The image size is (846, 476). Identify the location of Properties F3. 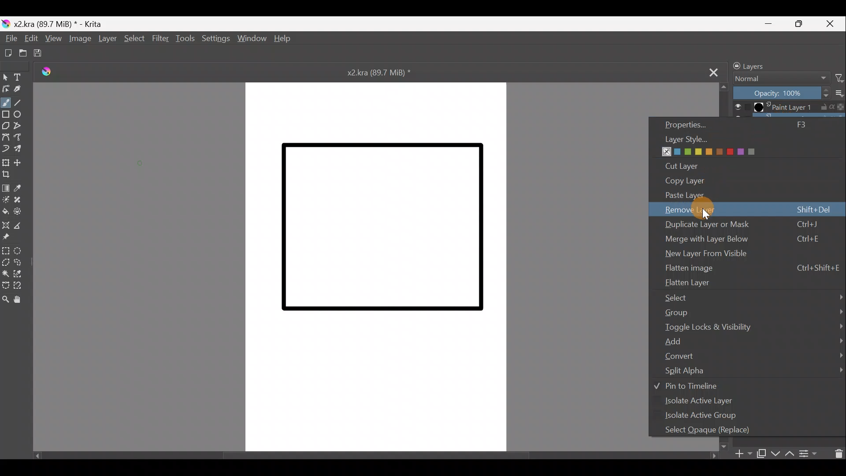
(746, 124).